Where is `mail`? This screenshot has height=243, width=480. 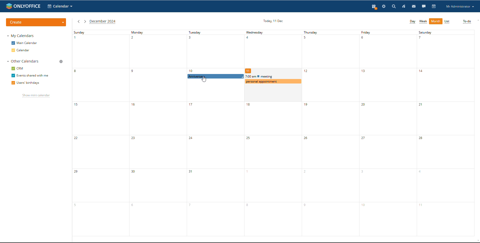
mail is located at coordinates (414, 6).